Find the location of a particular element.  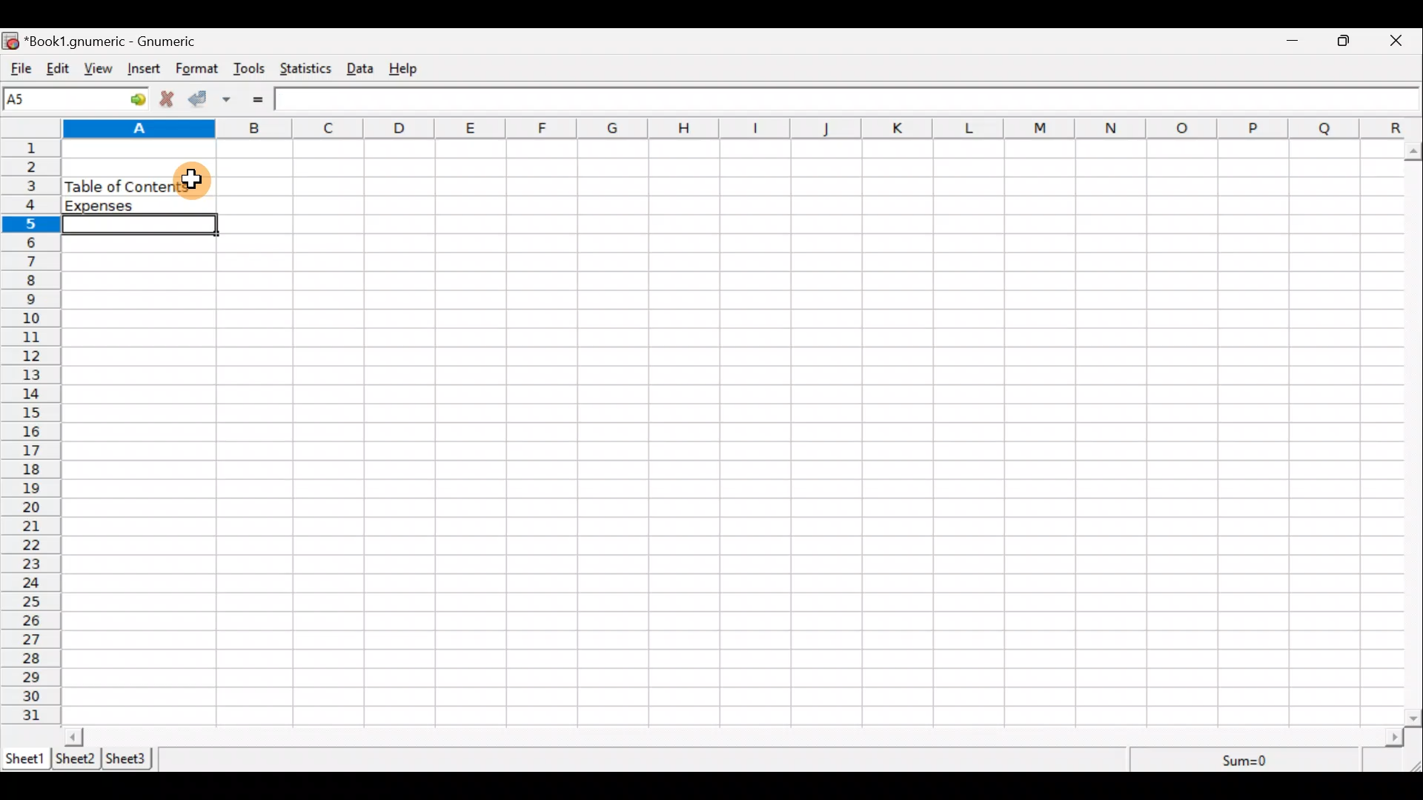

Table of content is located at coordinates (127, 186).